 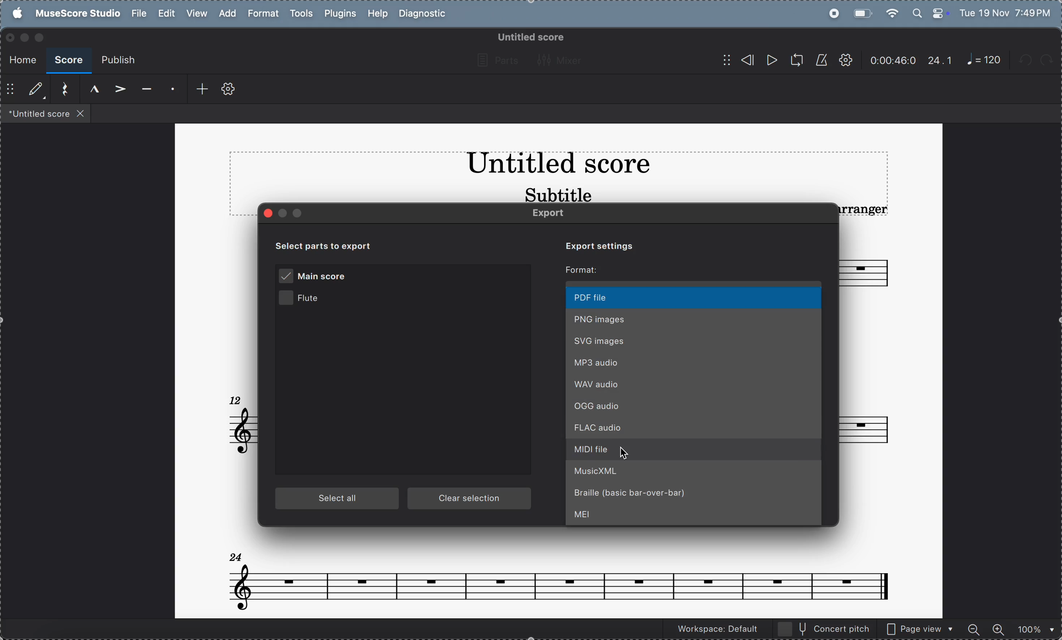 I want to click on diagnostic, so click(x=425, y=14).